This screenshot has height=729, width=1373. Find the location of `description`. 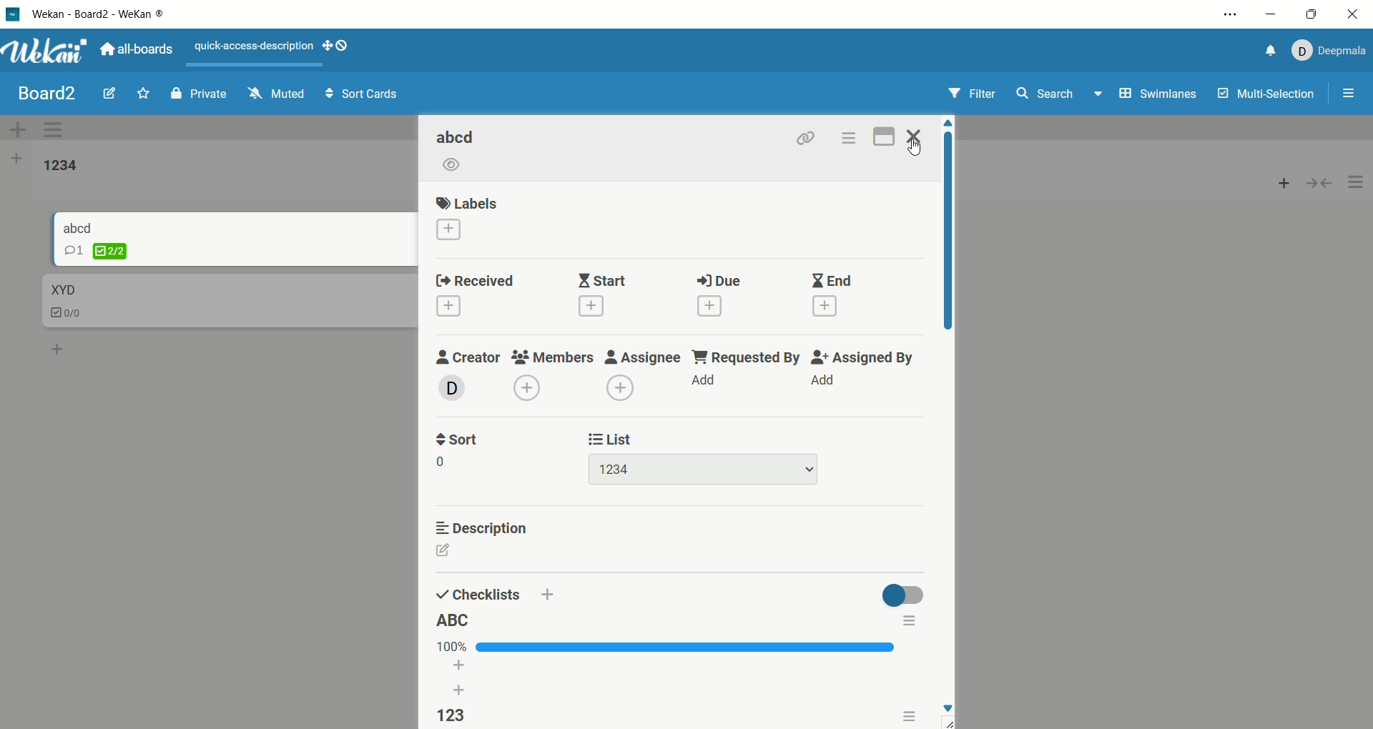

description is located at coordinates (490, 525).